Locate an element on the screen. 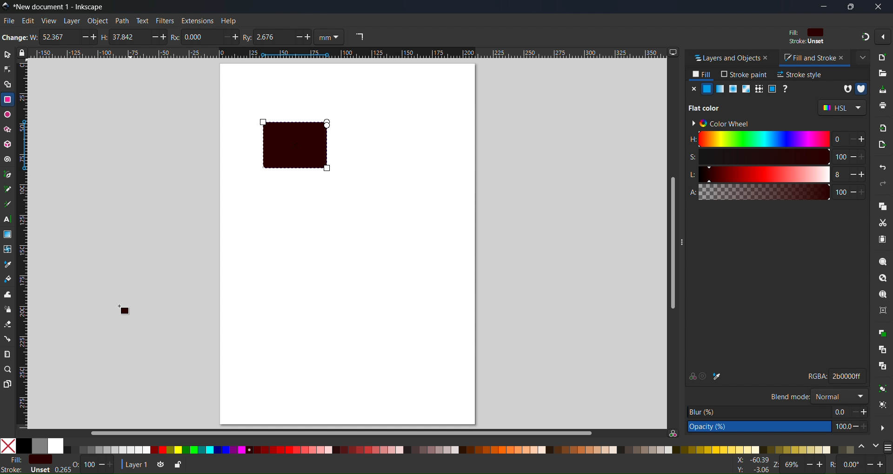 This screenshot has width=893, height=474. Path is located at coordinates (122, 20).